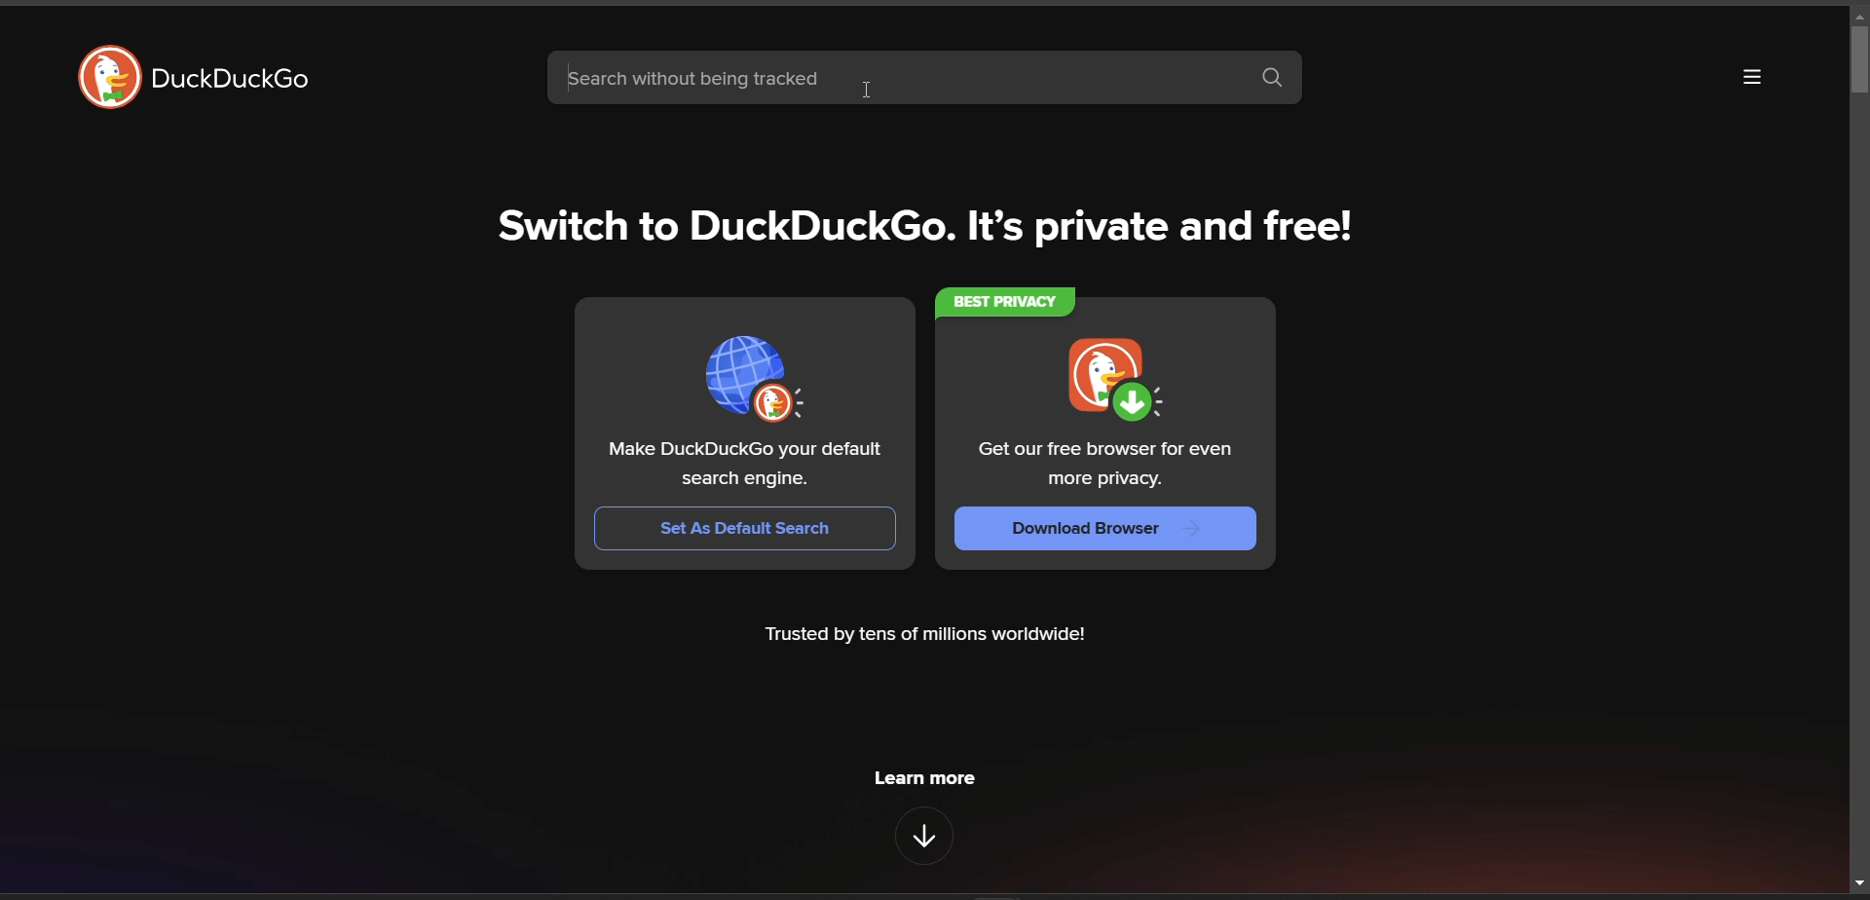 The height and width of the screenshot is (900, 1870). What do you see at coordinates (897, 77) in the screenshot?
I see `search bar` at bounding box center [897, 77].